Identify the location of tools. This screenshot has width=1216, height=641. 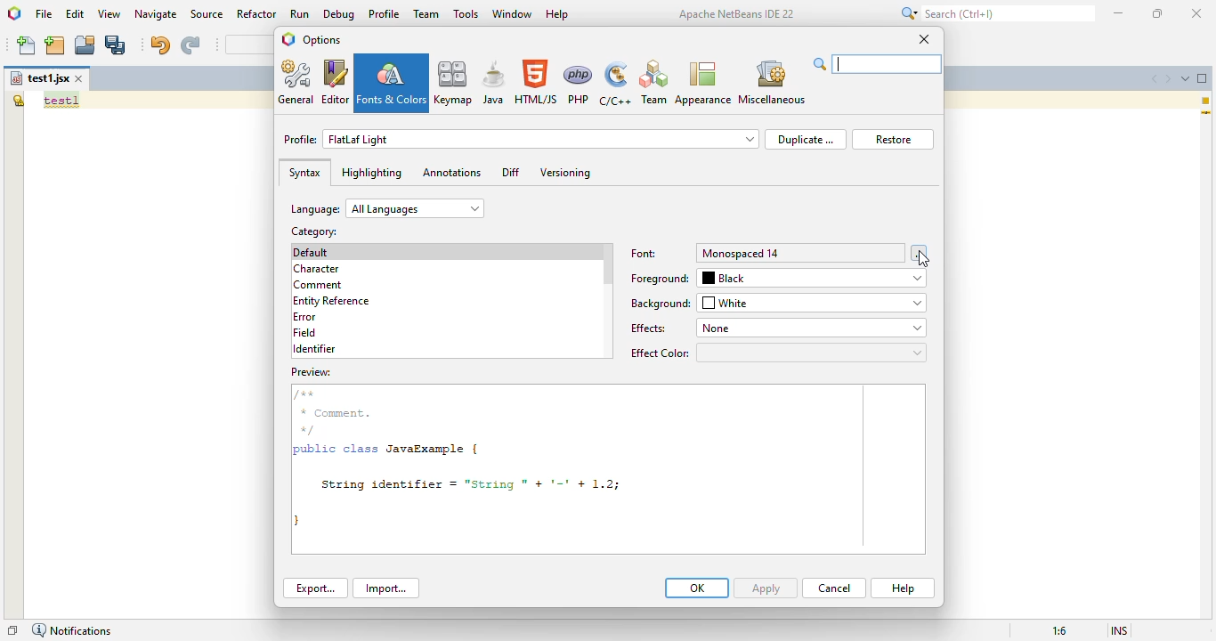
(466, 14).